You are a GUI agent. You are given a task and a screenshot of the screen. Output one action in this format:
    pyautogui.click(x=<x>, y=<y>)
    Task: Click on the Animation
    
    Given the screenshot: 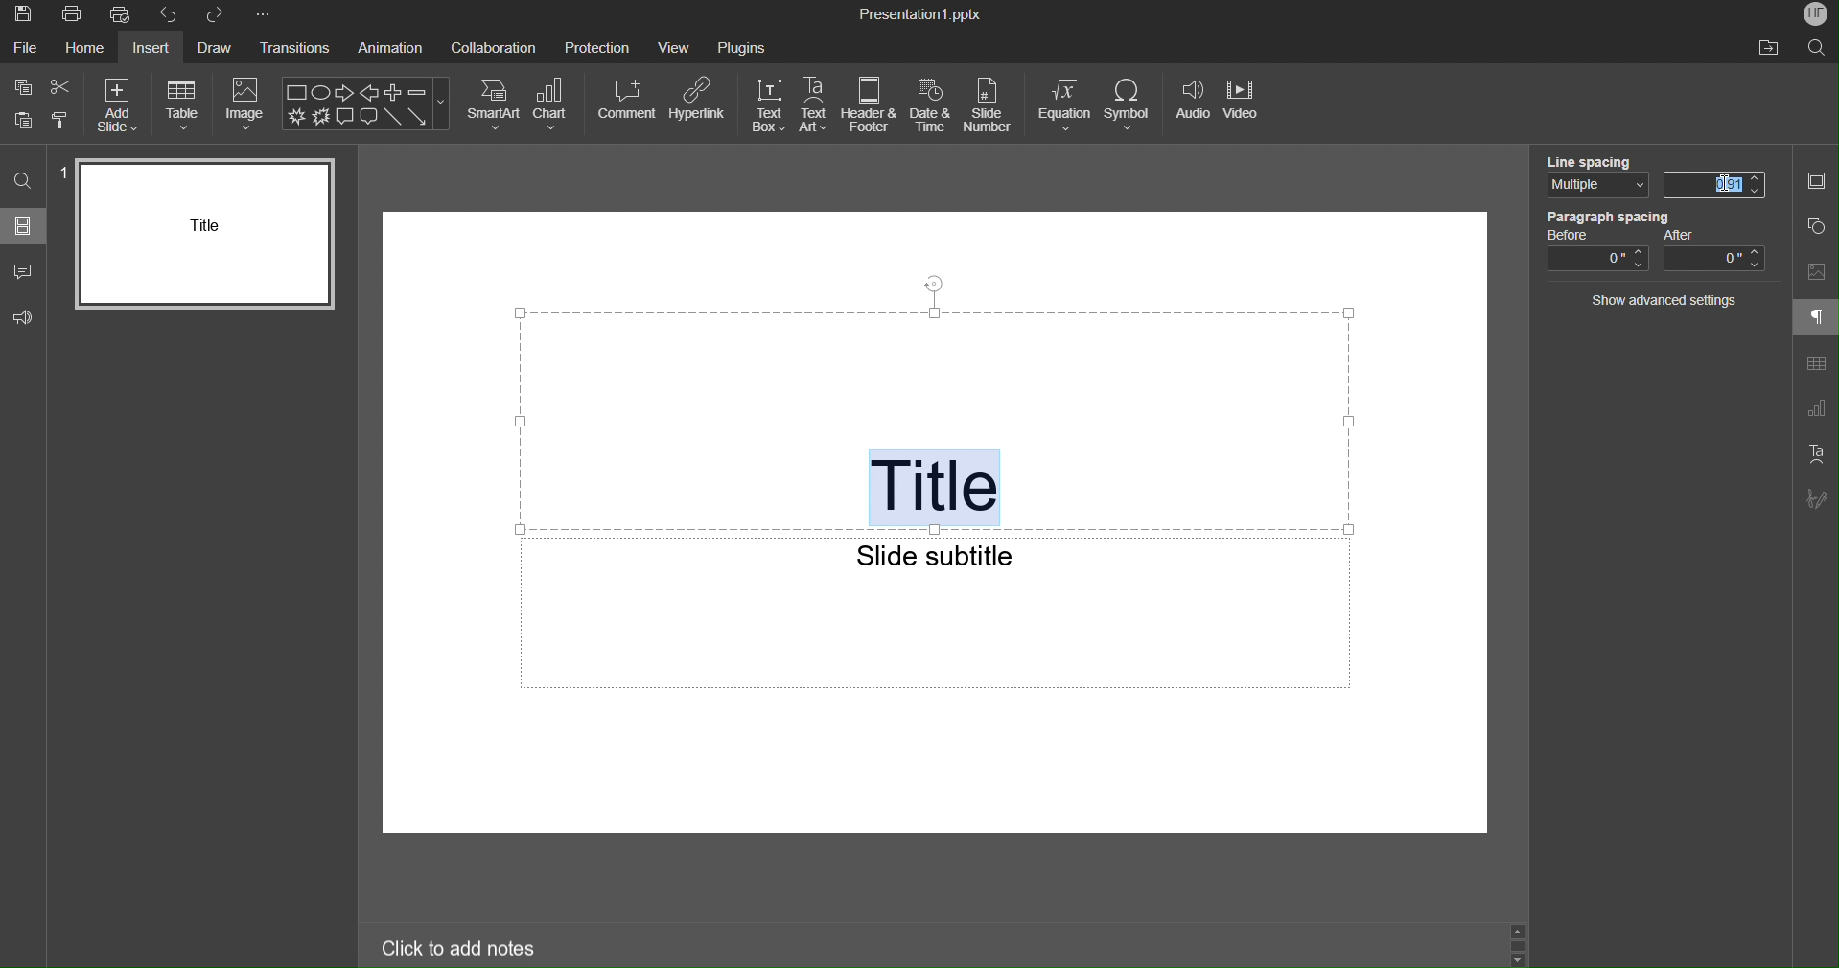 What is the action you would take?
    pyautogui.click(x=389, y=50)
    